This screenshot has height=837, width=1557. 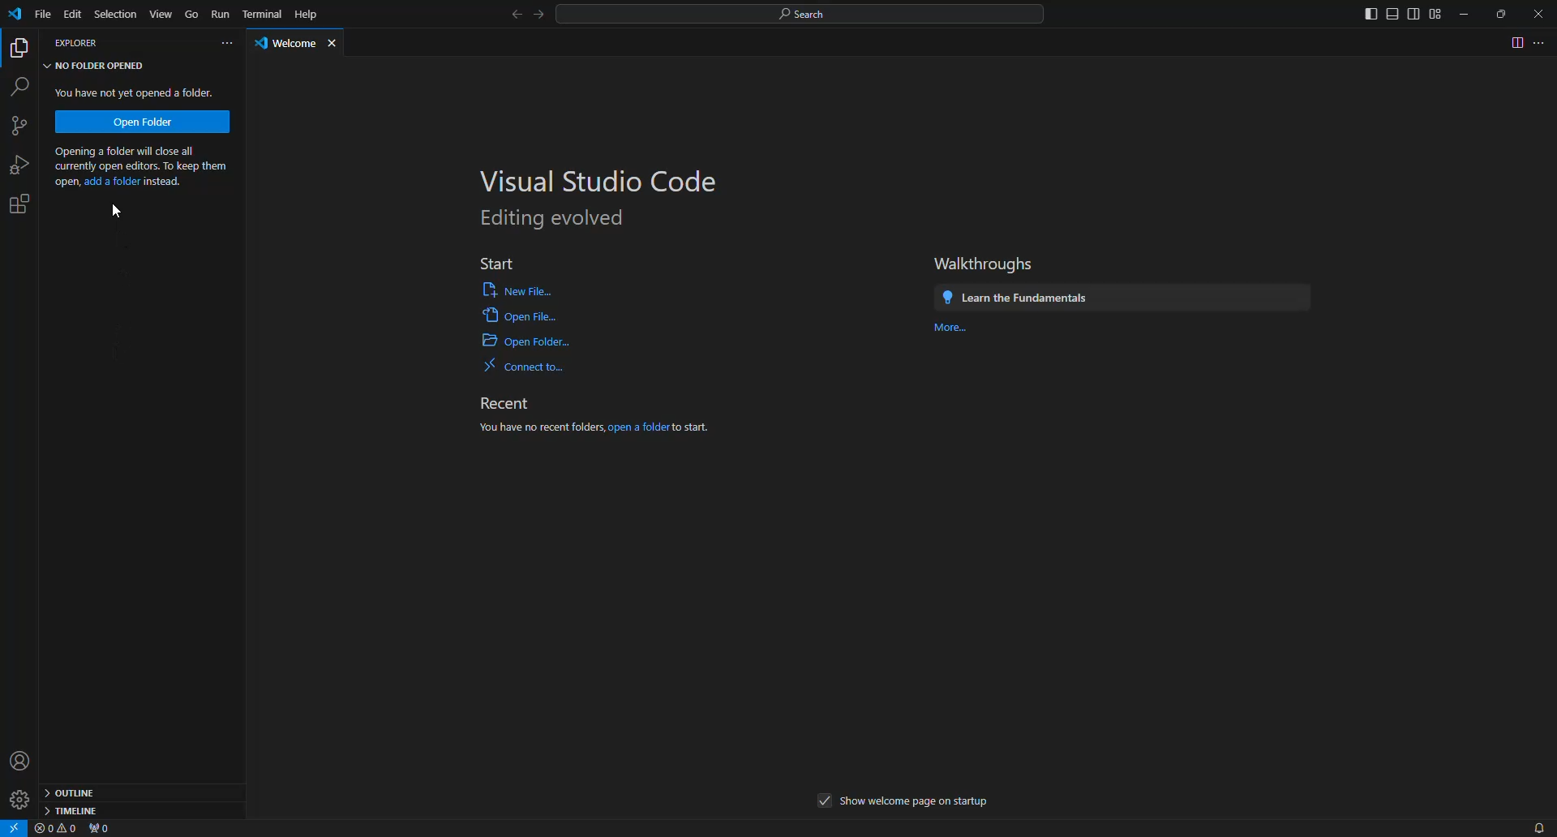 What do you see at coordinates (518, 16) in the screenshot?
I see `go back` at bounding box center [518, 16].